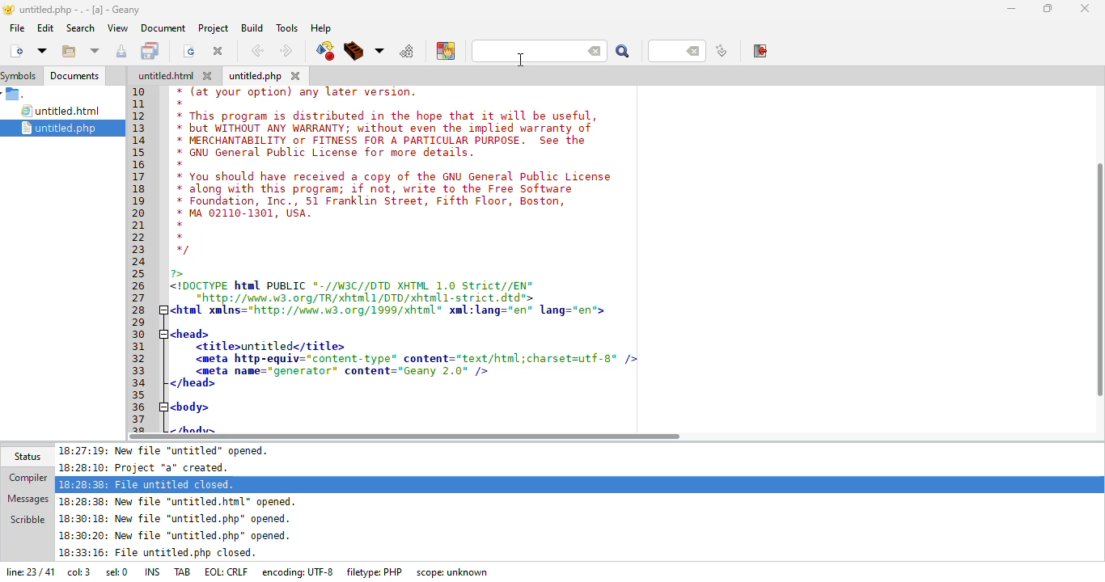  I want to click on save as, so click(123, 51).